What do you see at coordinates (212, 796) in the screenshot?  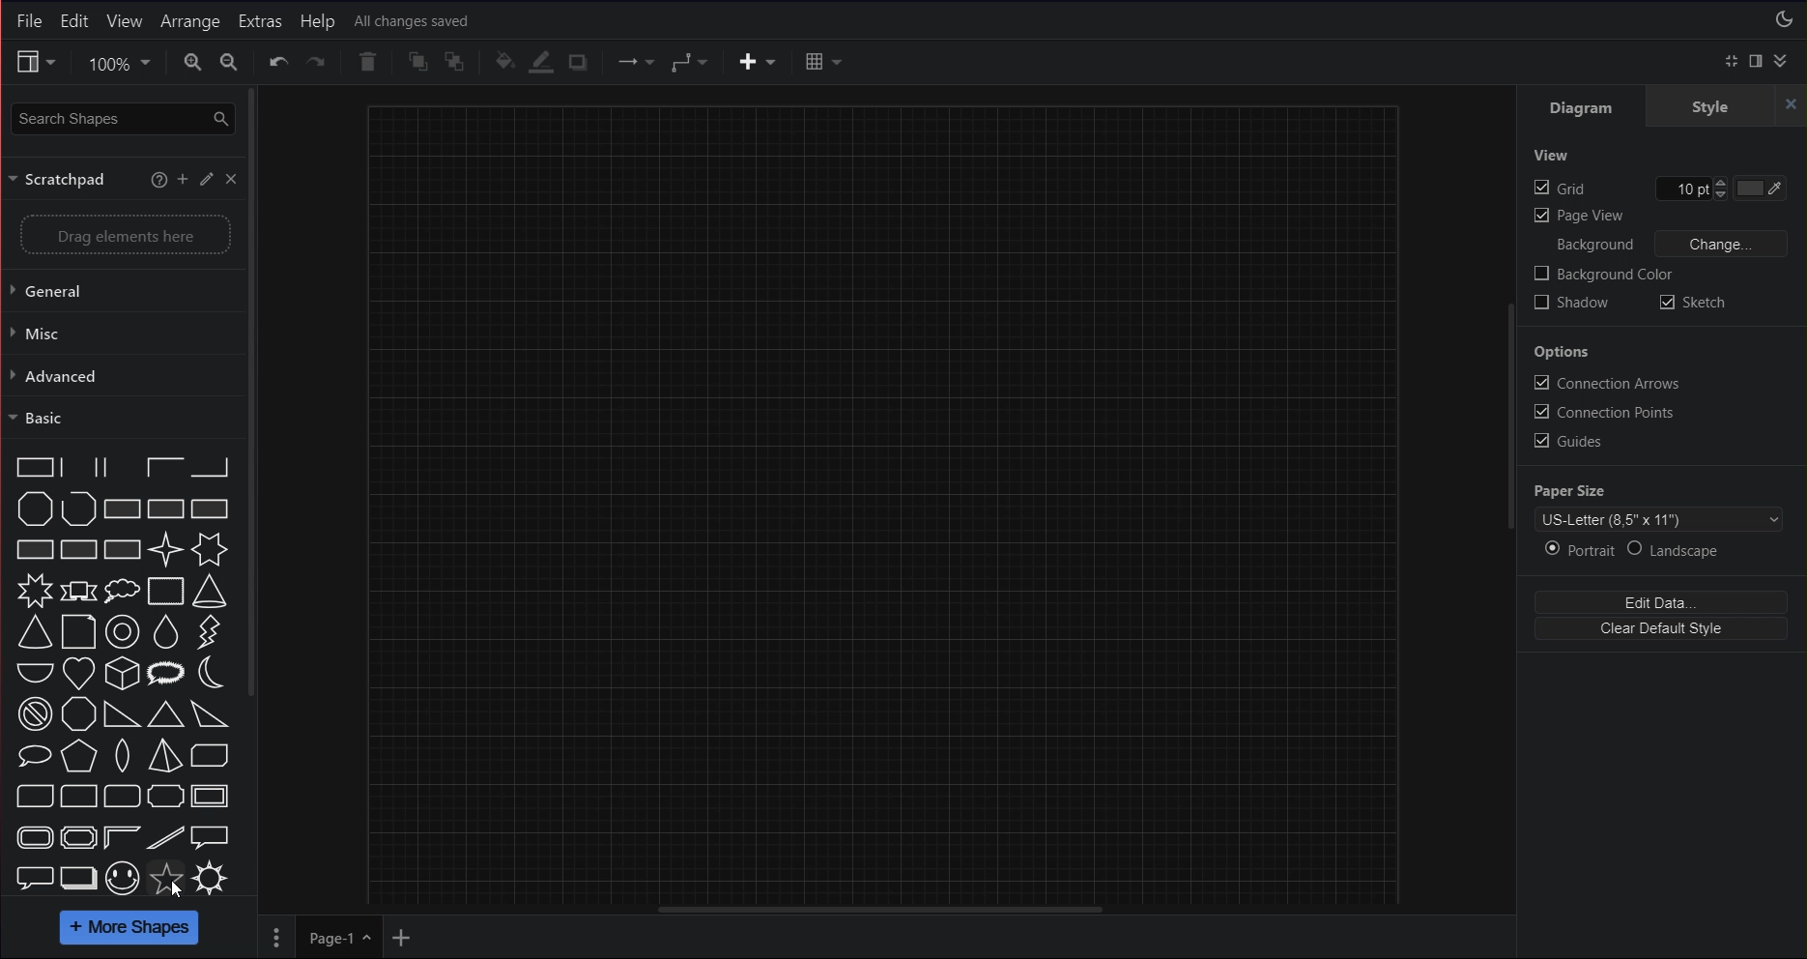 I see `frame` at bounding box center [212, 796].